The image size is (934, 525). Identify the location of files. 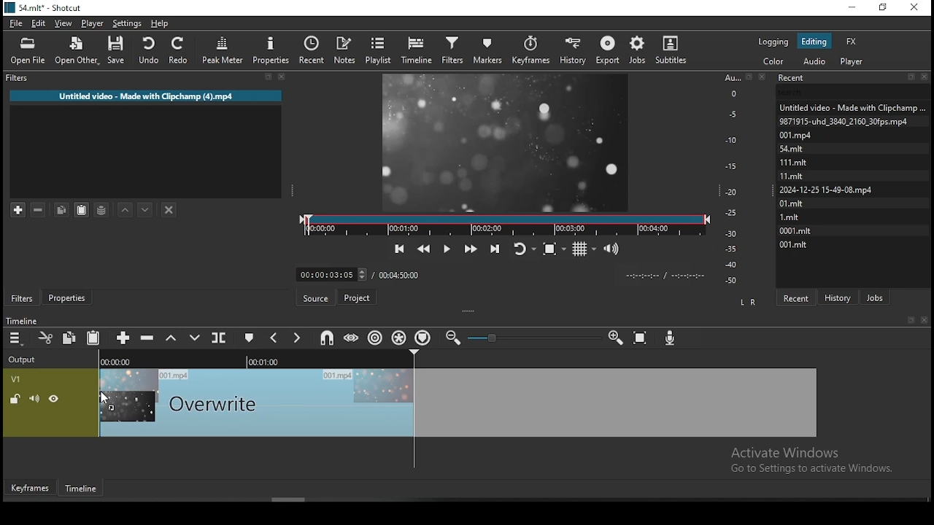
(789, 217).